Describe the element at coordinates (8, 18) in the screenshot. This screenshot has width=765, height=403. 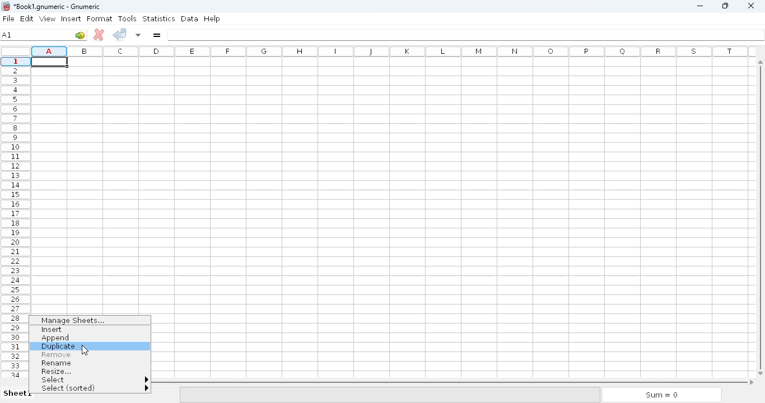
I see `file` at that location.